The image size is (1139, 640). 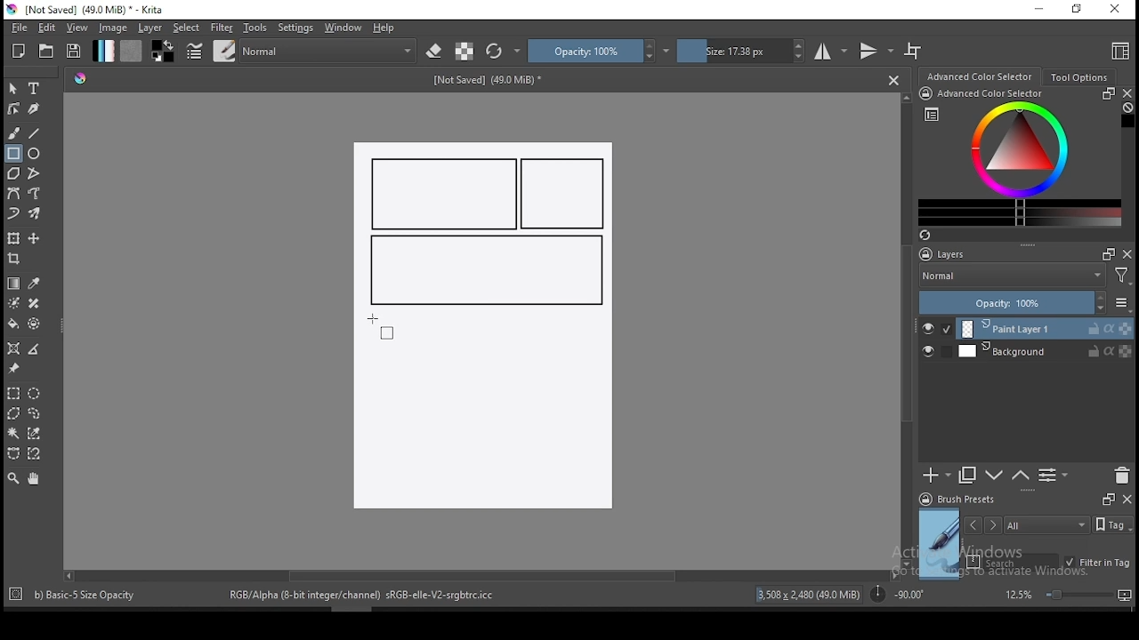 I want to click on set eraser mode, so click(x=436, y=52).